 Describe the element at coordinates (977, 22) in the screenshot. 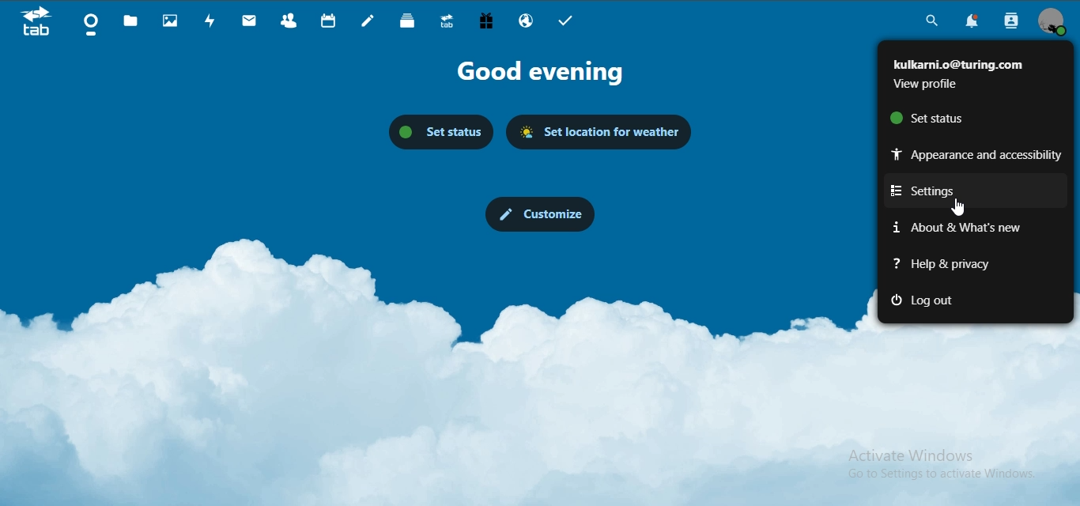

I see `notifications` at that location.